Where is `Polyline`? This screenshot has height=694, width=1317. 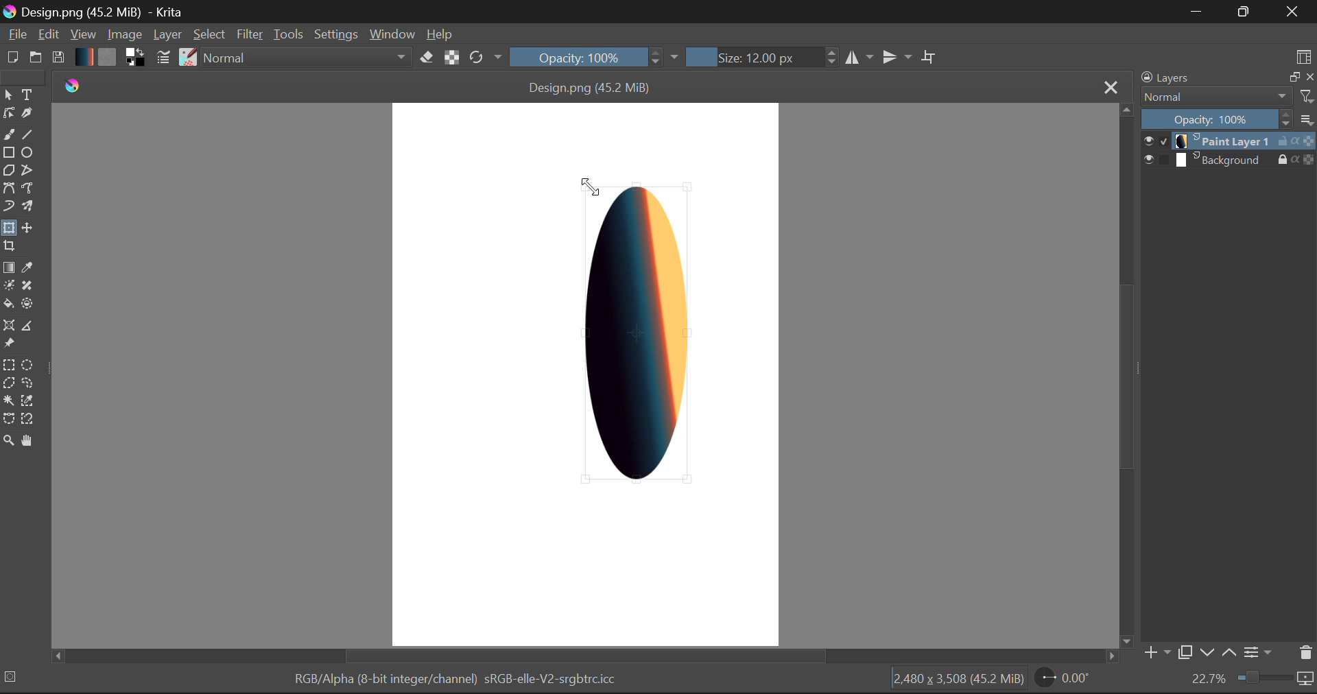
Polyline is located at coordinates (28, 171).